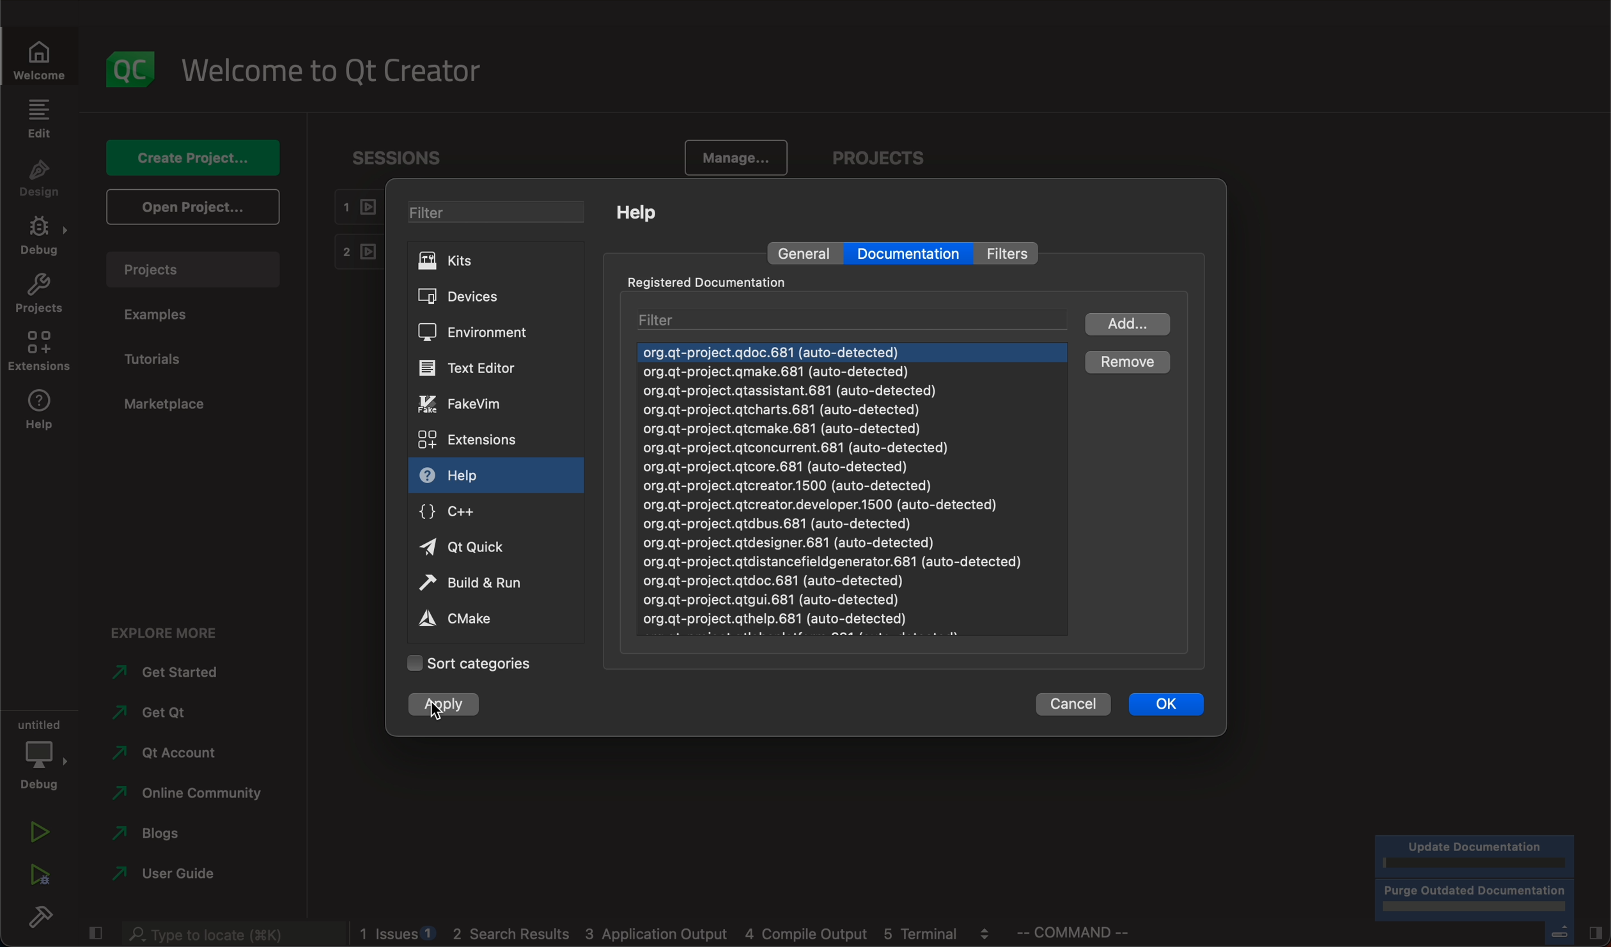 This screenshot has height=947, width=1611. I want to click on run debug, so click(38, 875).